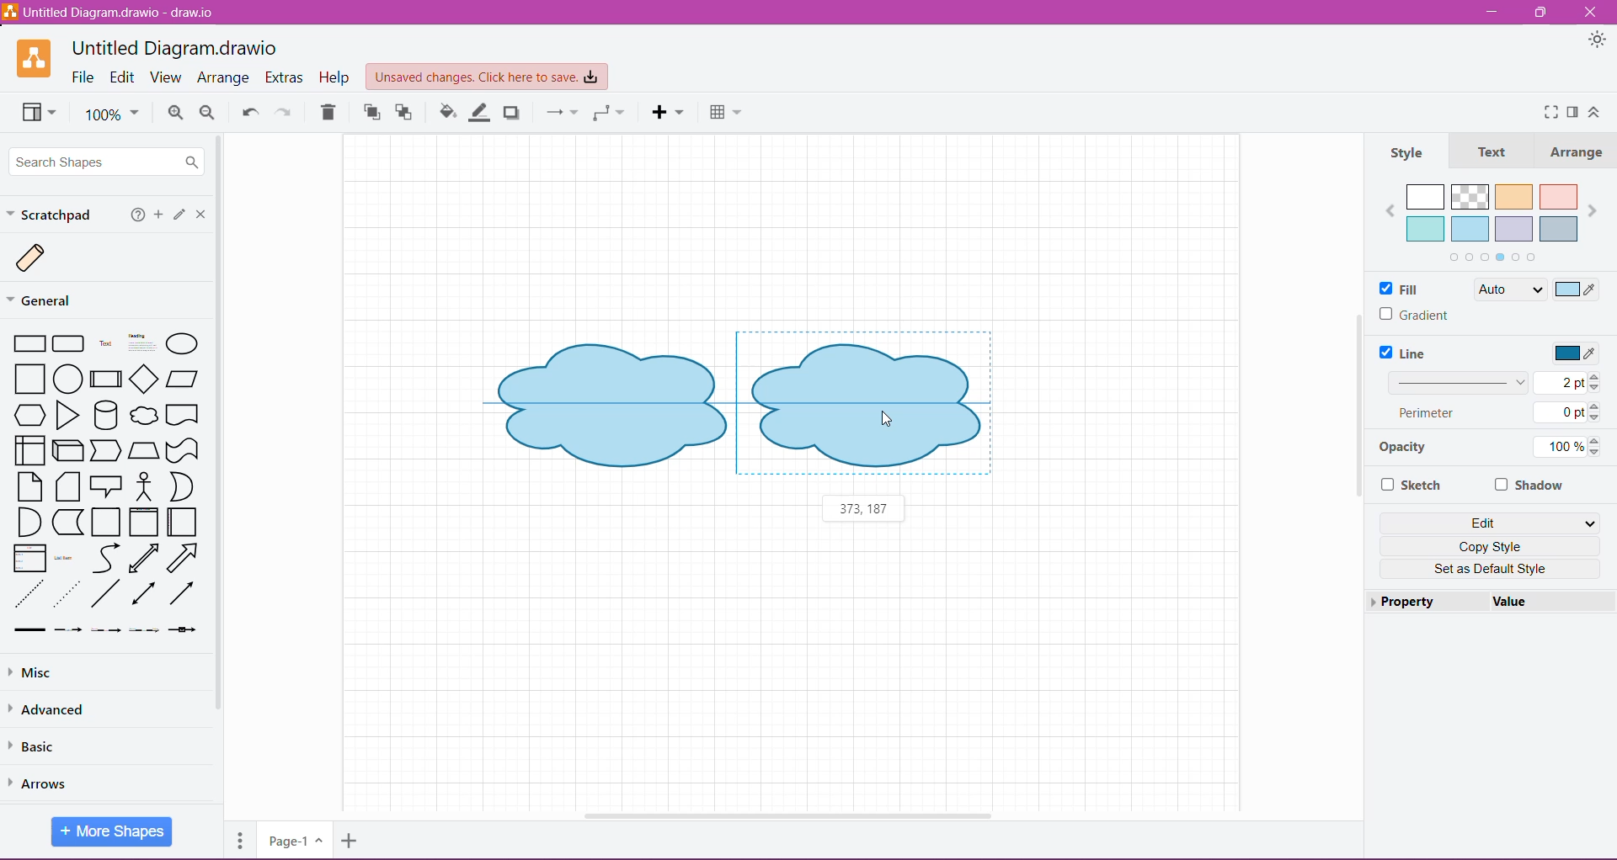  Describe the element at coordinates (1577, 291) in the screenshot. I see `Select Color to Fill` at that location.